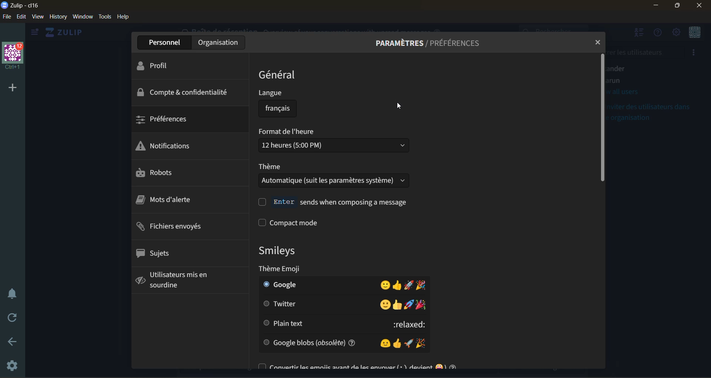 This screenshot has height=378, width=711. What do you see at coordinates (602, 118) in the screenshot?
I see `vertical scroll bar` at bounding box center [602, 118].